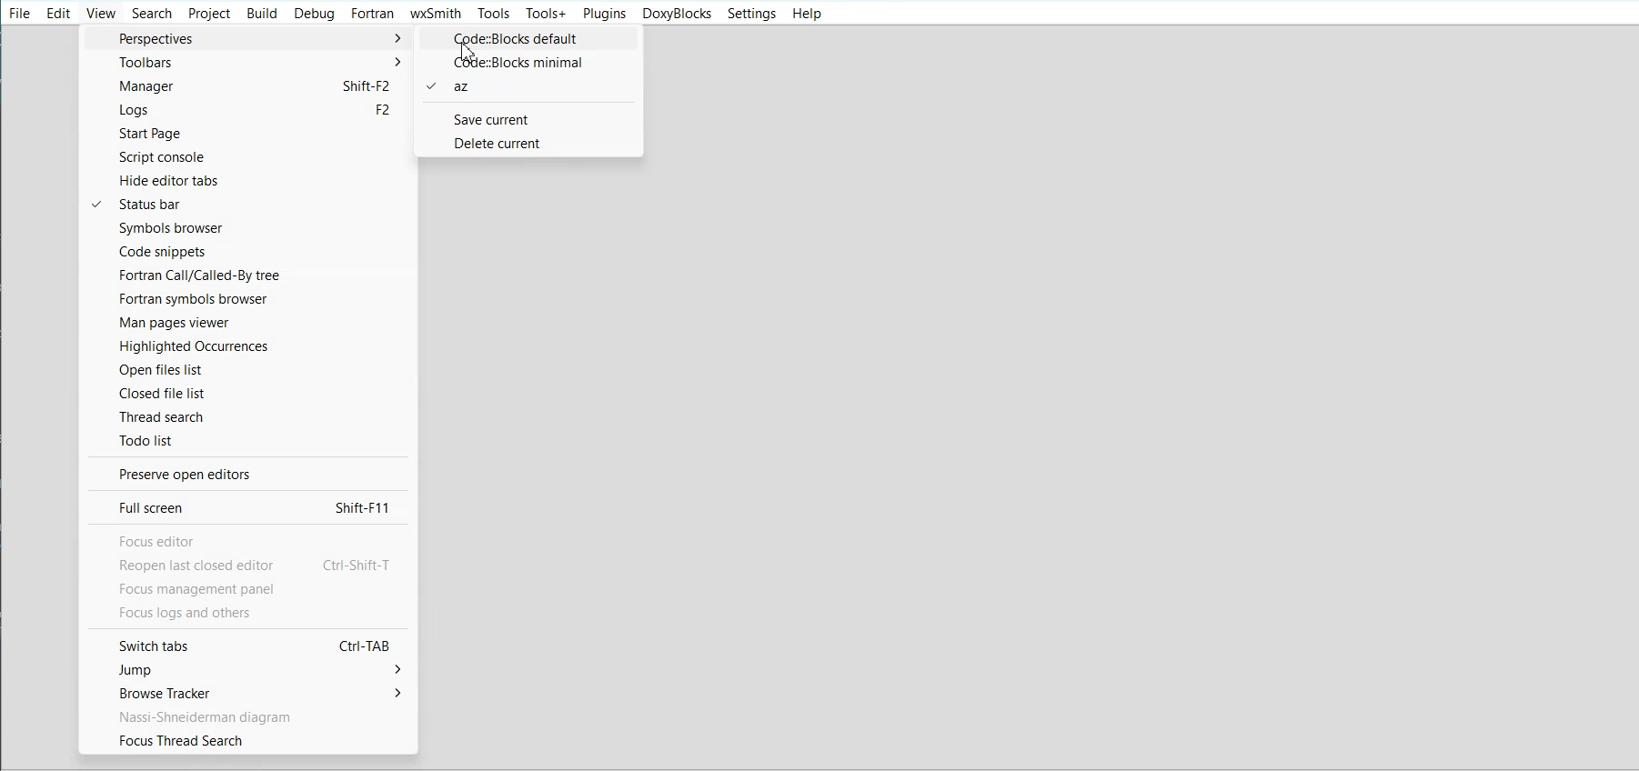 The width and height of the screenshot is (1639, 771). Describe the element at coordinates (436, 14) in the screenshot. I see `wxSmith` at that location.